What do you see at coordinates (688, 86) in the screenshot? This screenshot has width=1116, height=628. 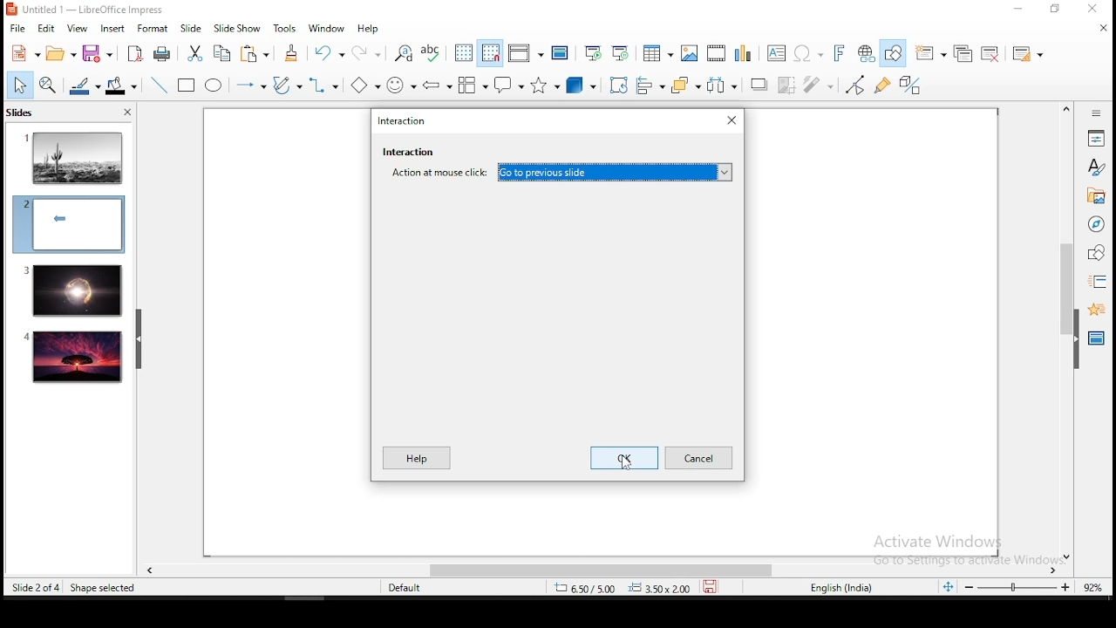 I see `arrange` at bounding box center [688, 86].